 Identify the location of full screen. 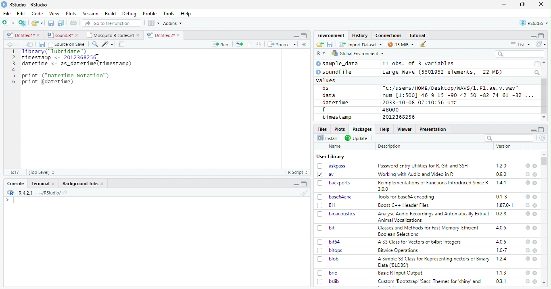
(541, 130).